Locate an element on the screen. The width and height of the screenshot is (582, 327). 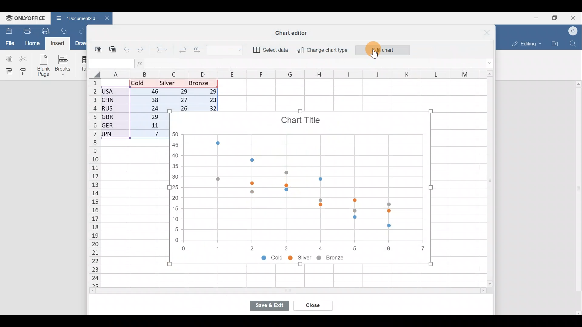
Save & exit is located at coordinates (269, 306).